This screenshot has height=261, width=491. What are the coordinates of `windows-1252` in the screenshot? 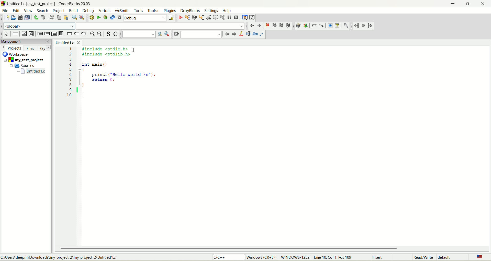 It's located at (295, 258).